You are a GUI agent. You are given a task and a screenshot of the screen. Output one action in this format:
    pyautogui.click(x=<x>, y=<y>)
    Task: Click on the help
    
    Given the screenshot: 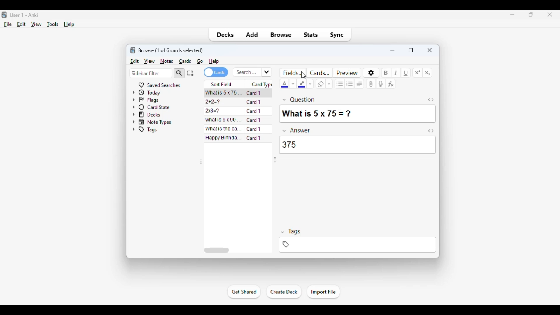 What is the action you would take?
    pyautogui.click(x=213, y=62)
    